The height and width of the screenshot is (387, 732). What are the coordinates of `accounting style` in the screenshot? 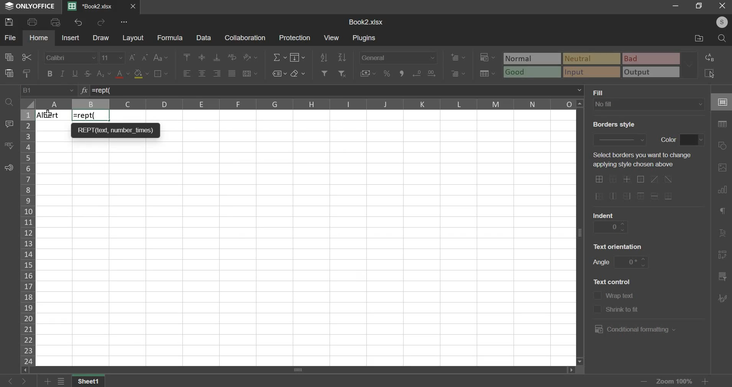 It's located at (368, 73).